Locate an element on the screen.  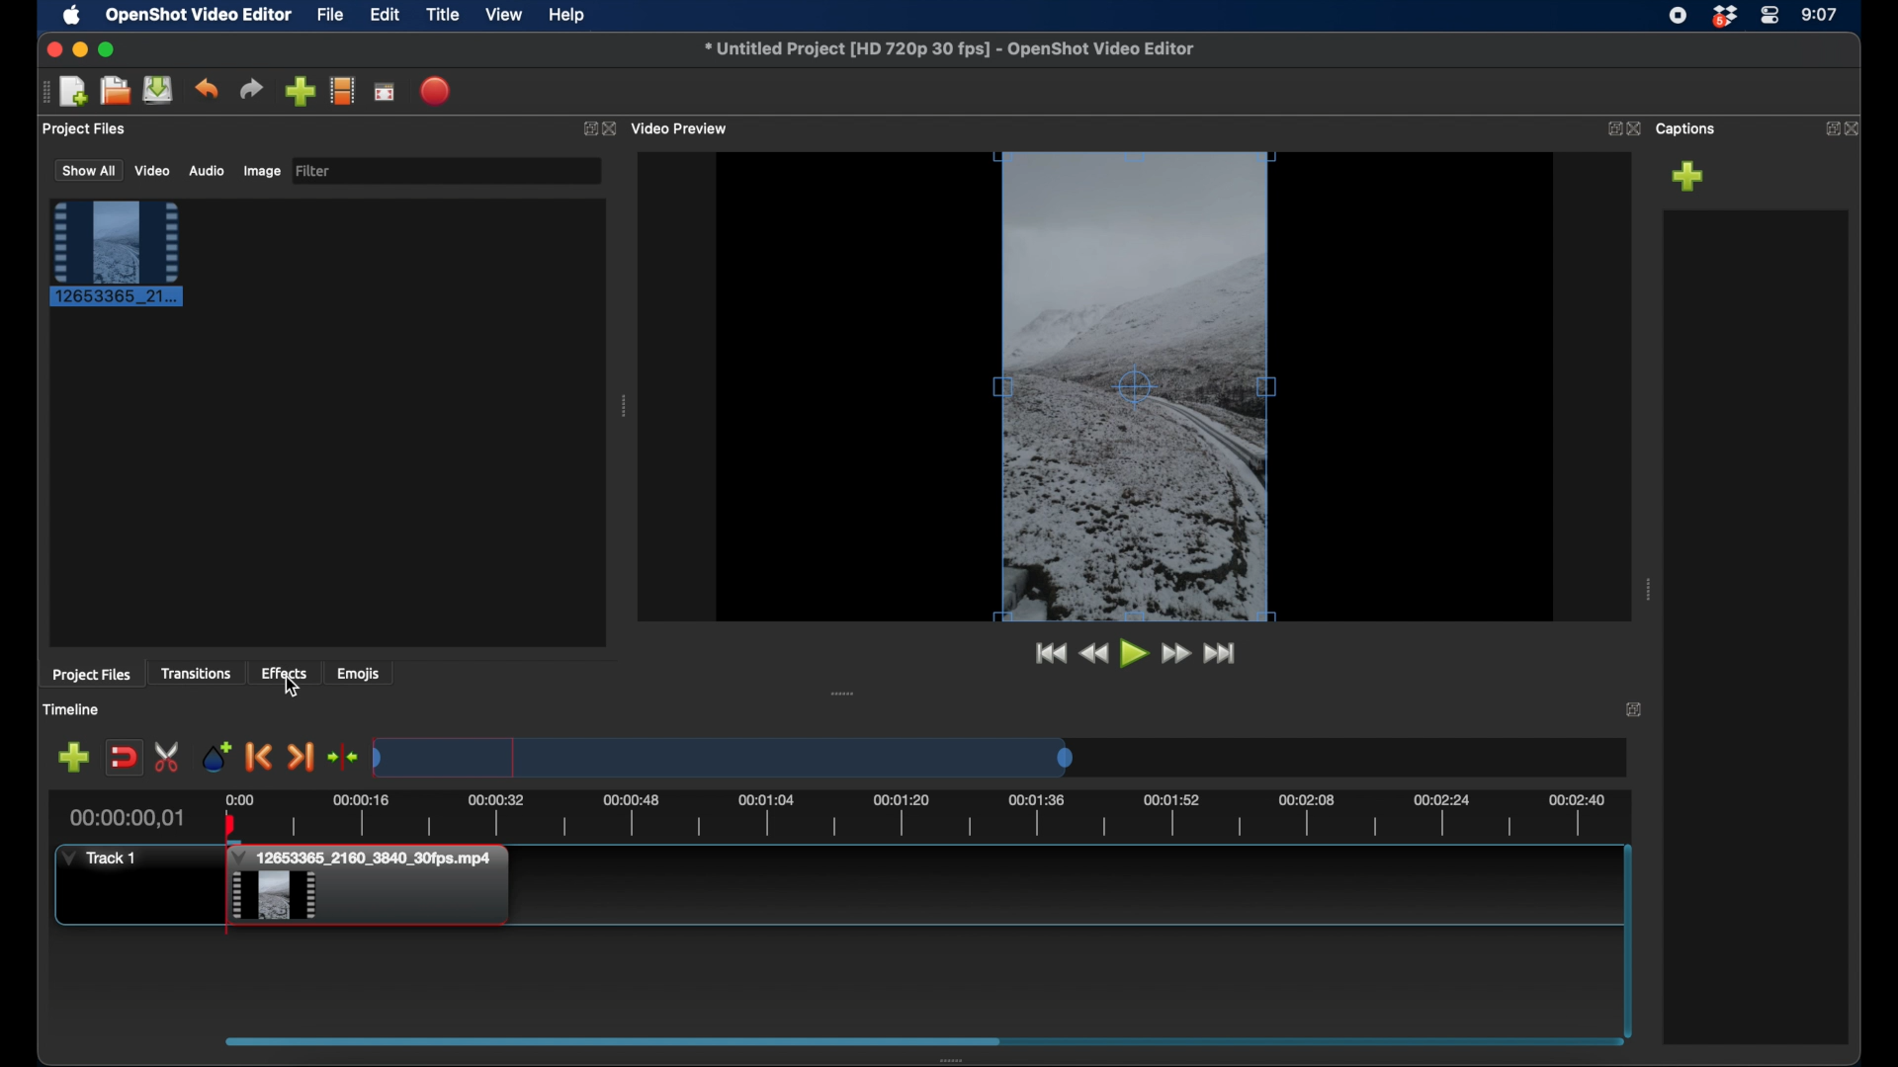
project files is located at coordinates (94, 676).